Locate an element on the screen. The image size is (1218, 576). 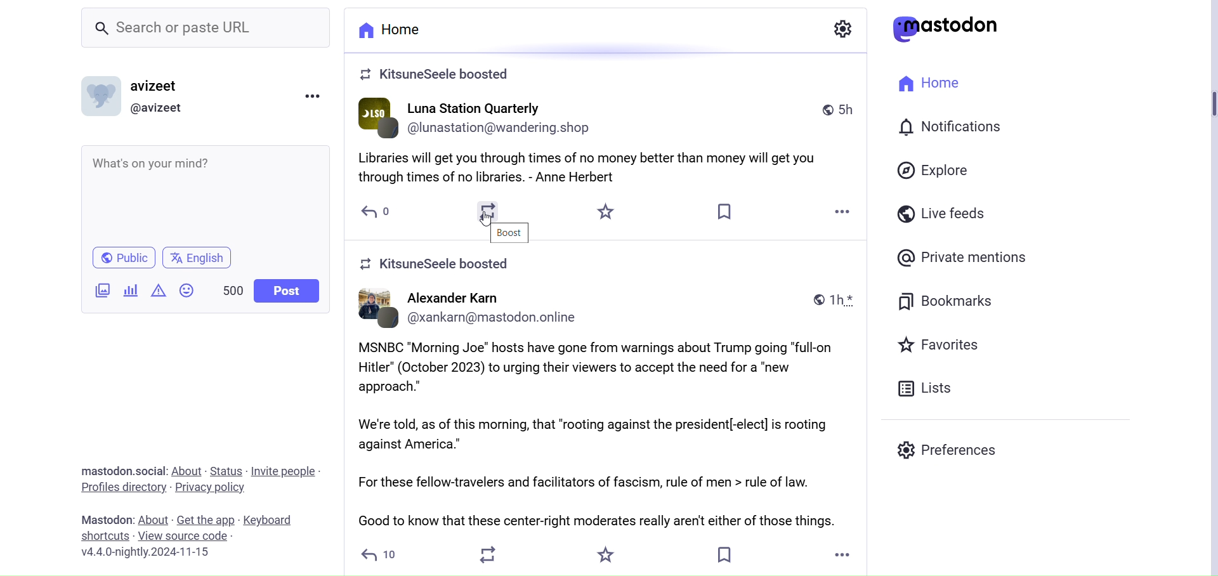
Add image is located at coordinates (103, 291).